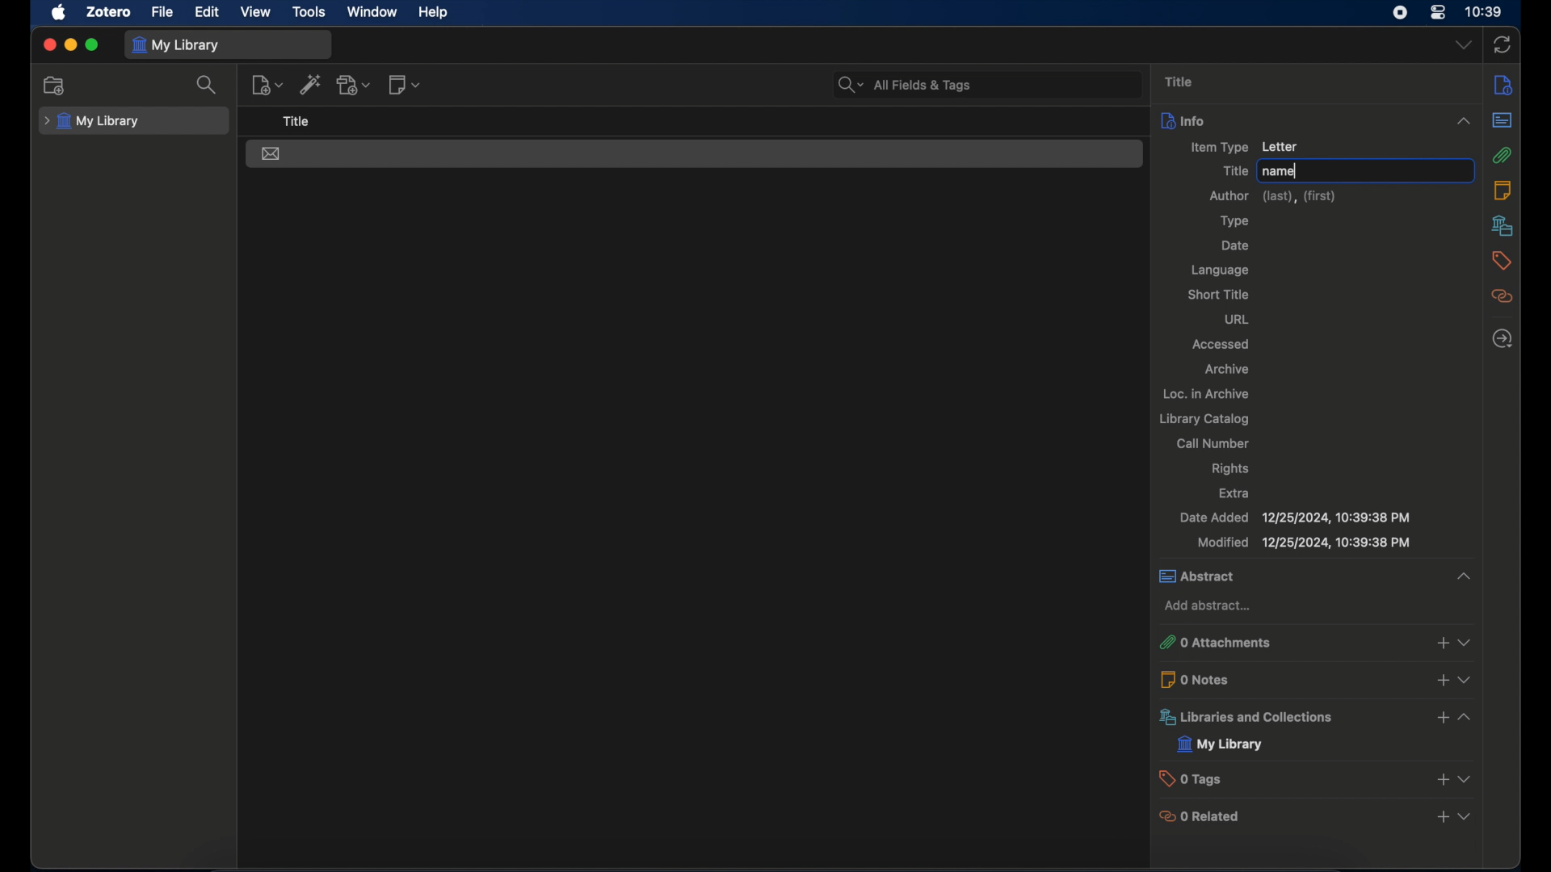 The image size is (1551, 872). What do you see at coordinates (1223, 344) in the screenshot?
I see `accessed` at bounding box center [1223, 344].